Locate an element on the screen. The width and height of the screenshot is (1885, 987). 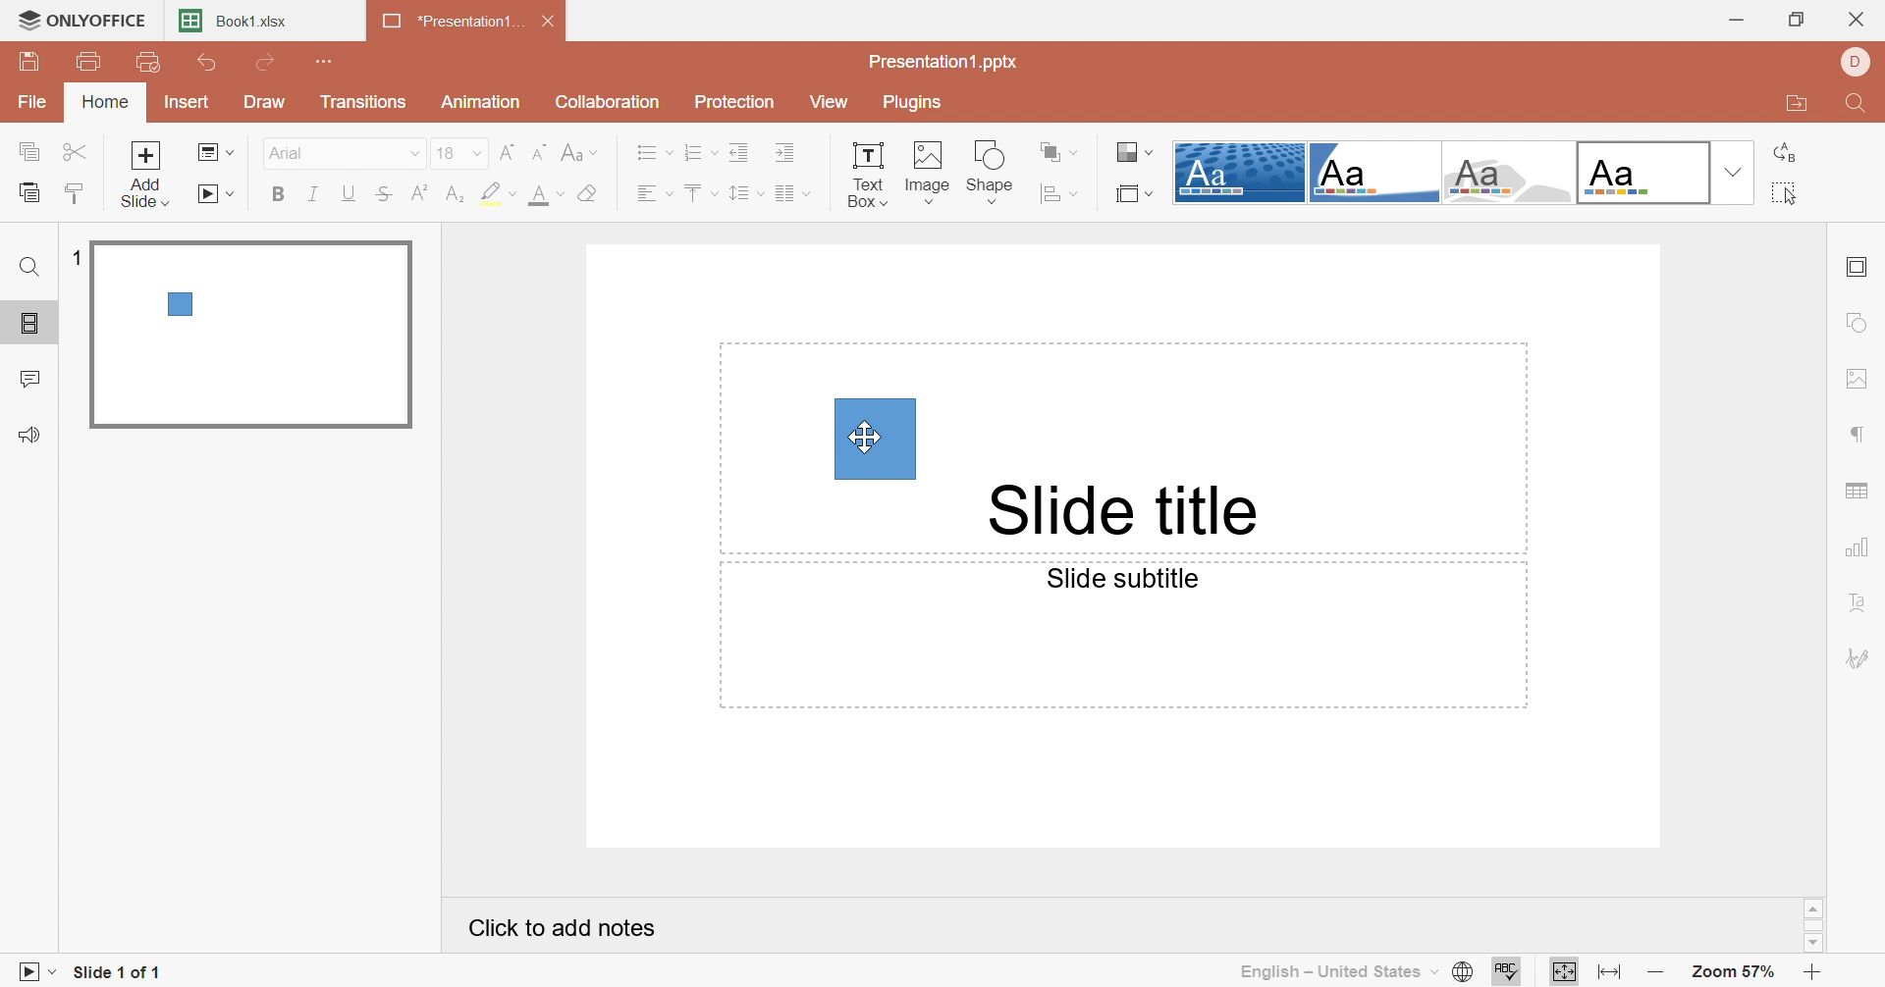
Shape is located at coordinates (876, 440).